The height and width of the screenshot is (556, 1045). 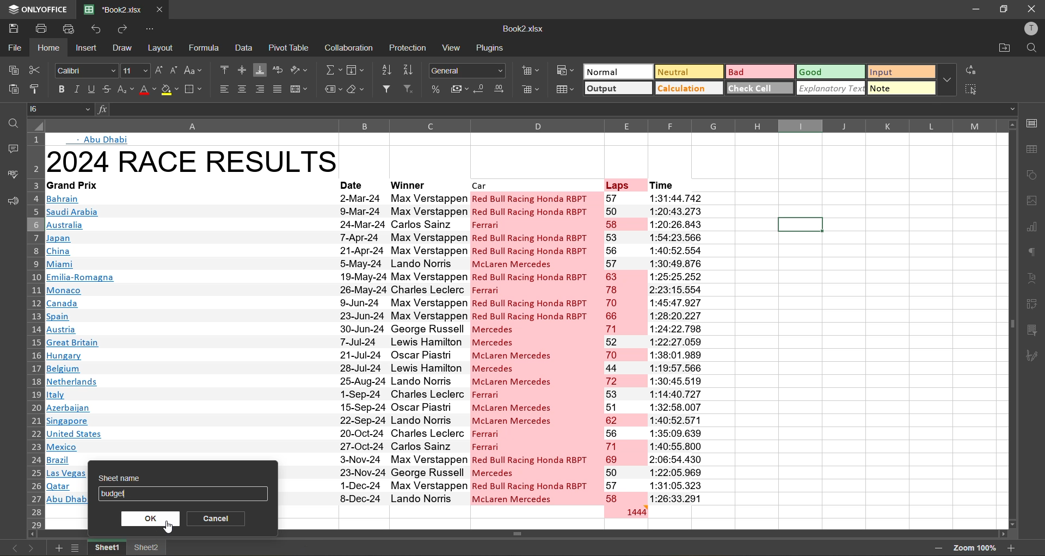 I want to click on spellcheck, so click(x=12, y=175).